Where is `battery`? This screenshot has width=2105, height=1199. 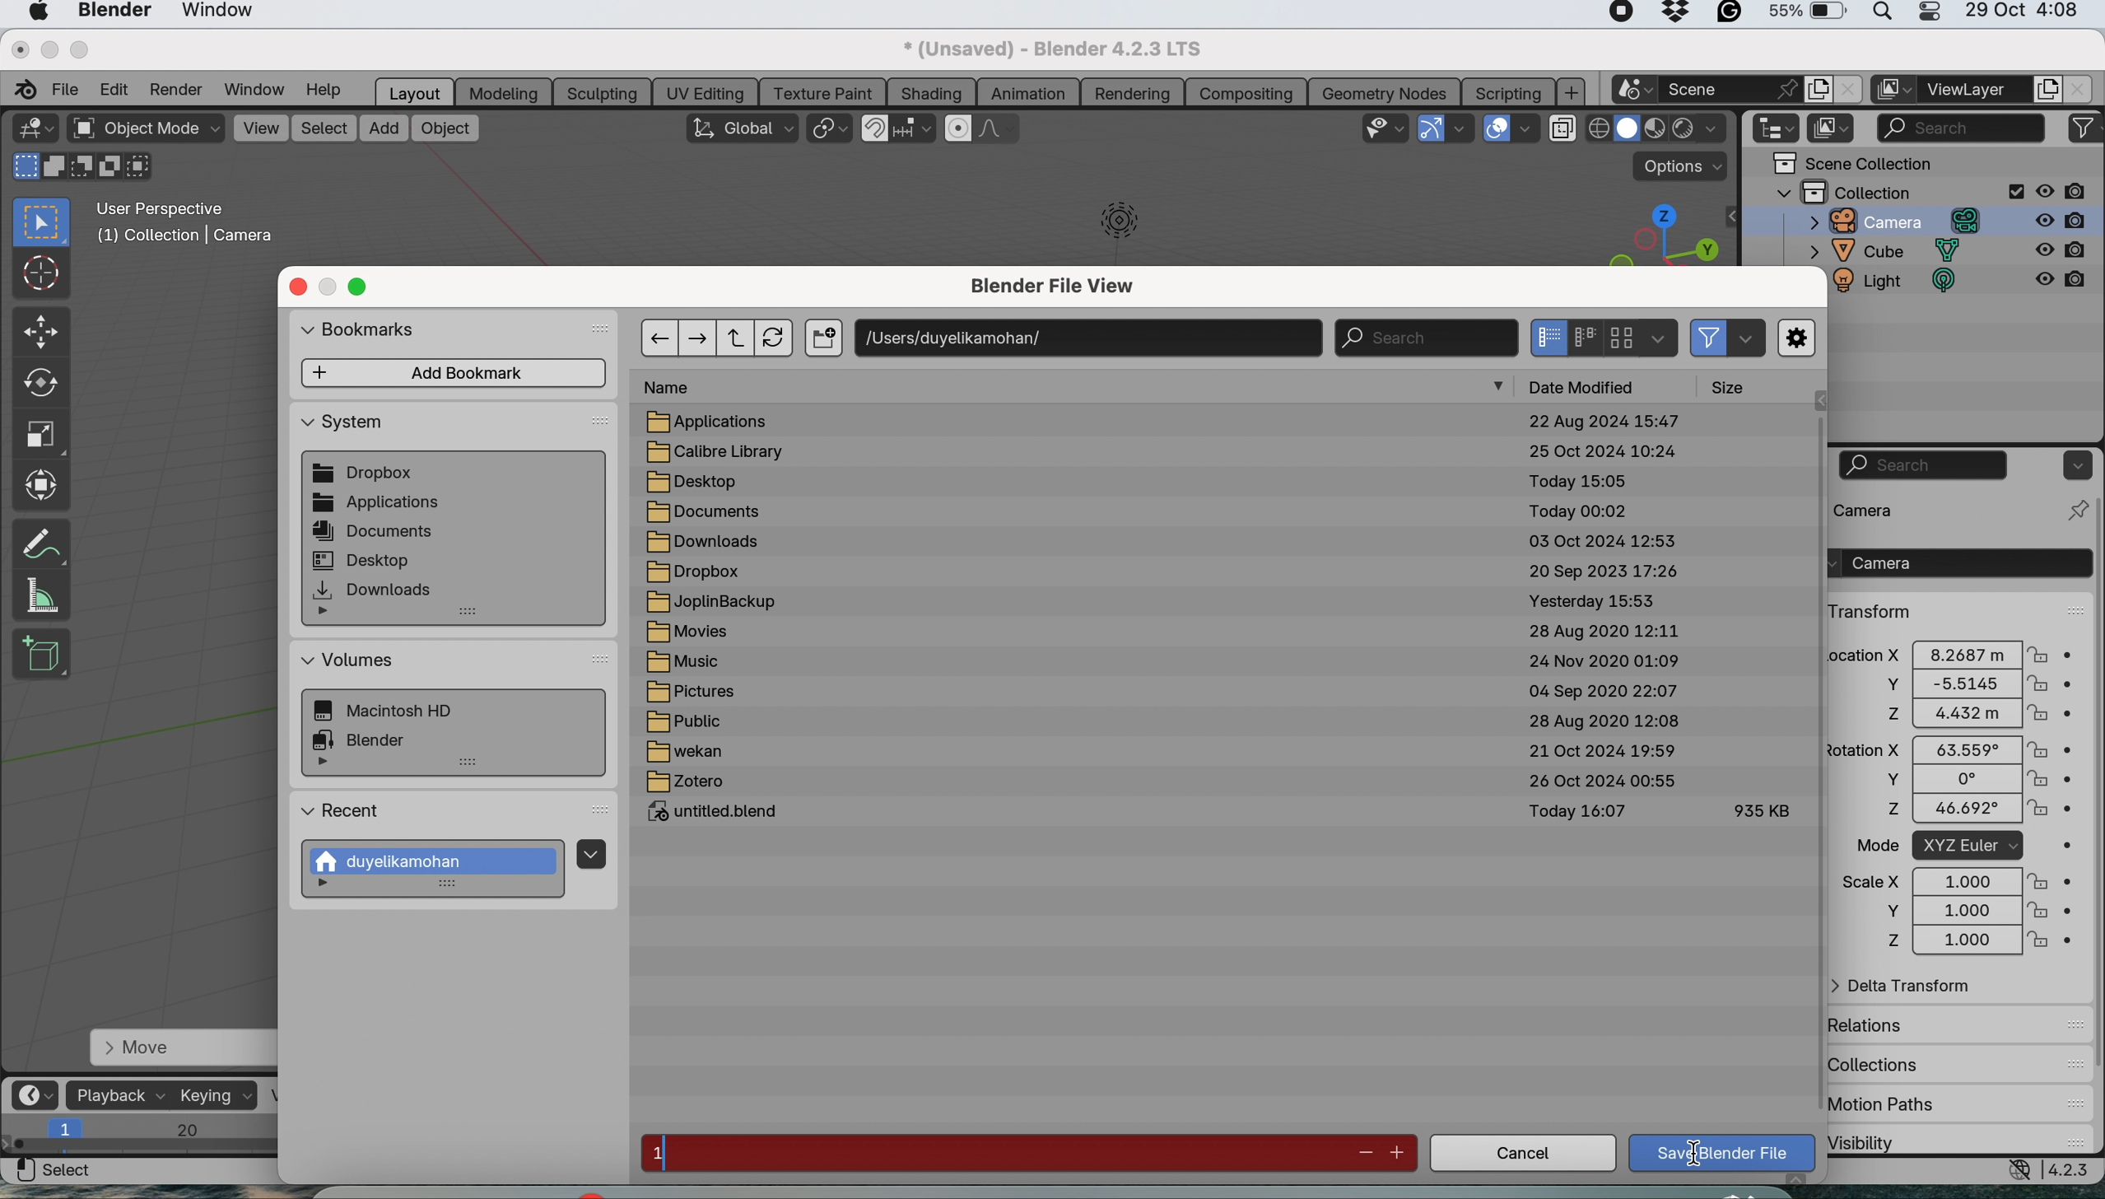
battery is located at coordinates (1806, 15).